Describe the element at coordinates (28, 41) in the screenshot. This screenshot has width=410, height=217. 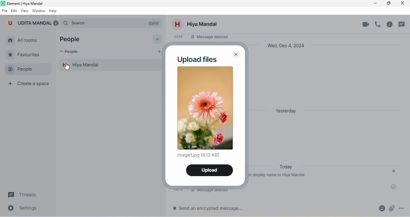
I see `all rooms` at that location.